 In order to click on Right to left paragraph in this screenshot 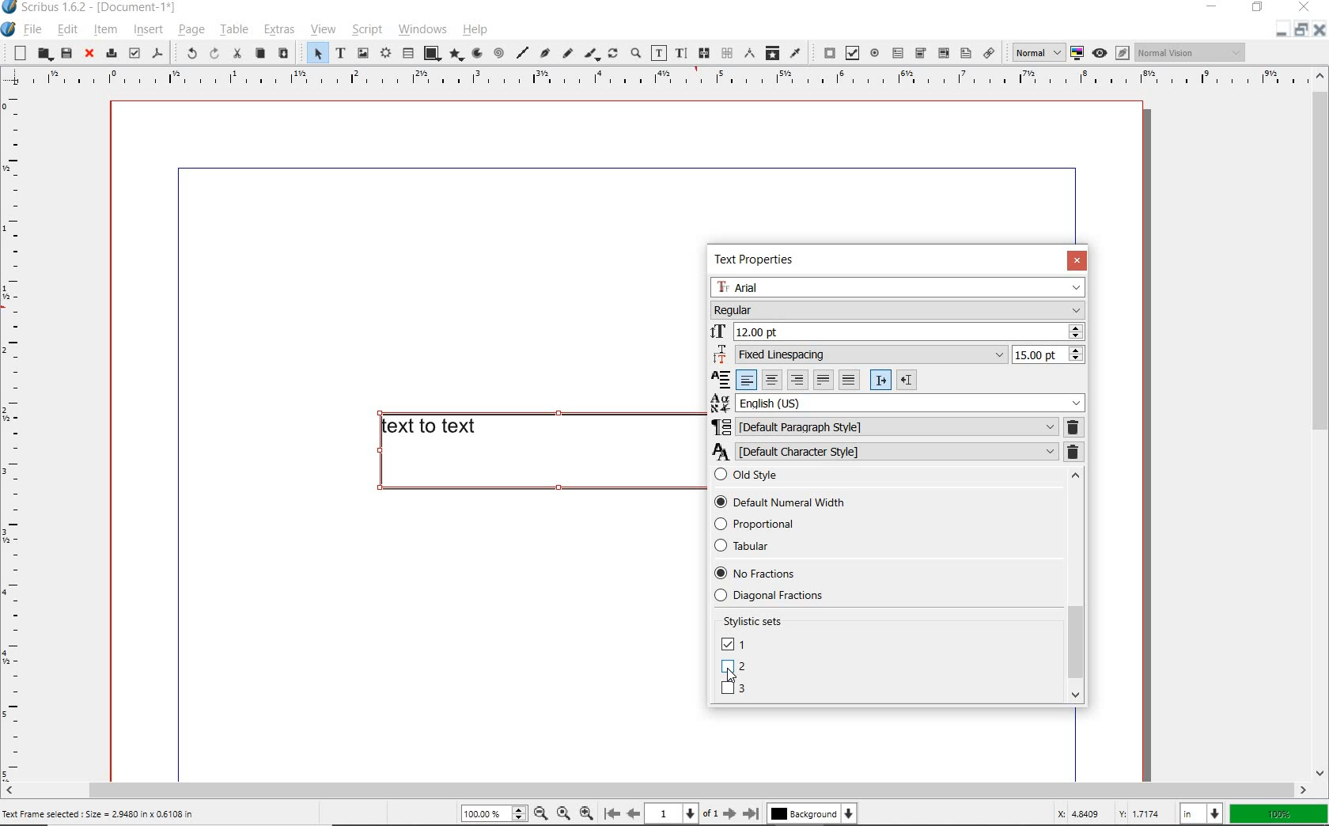, I will do `click(907, 379)`.